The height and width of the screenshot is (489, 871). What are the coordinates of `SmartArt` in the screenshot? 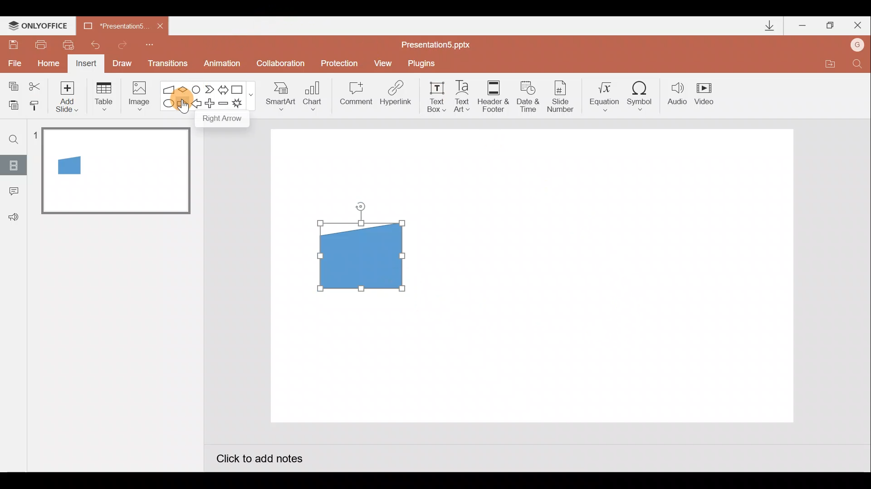 It's located at (277, 96).